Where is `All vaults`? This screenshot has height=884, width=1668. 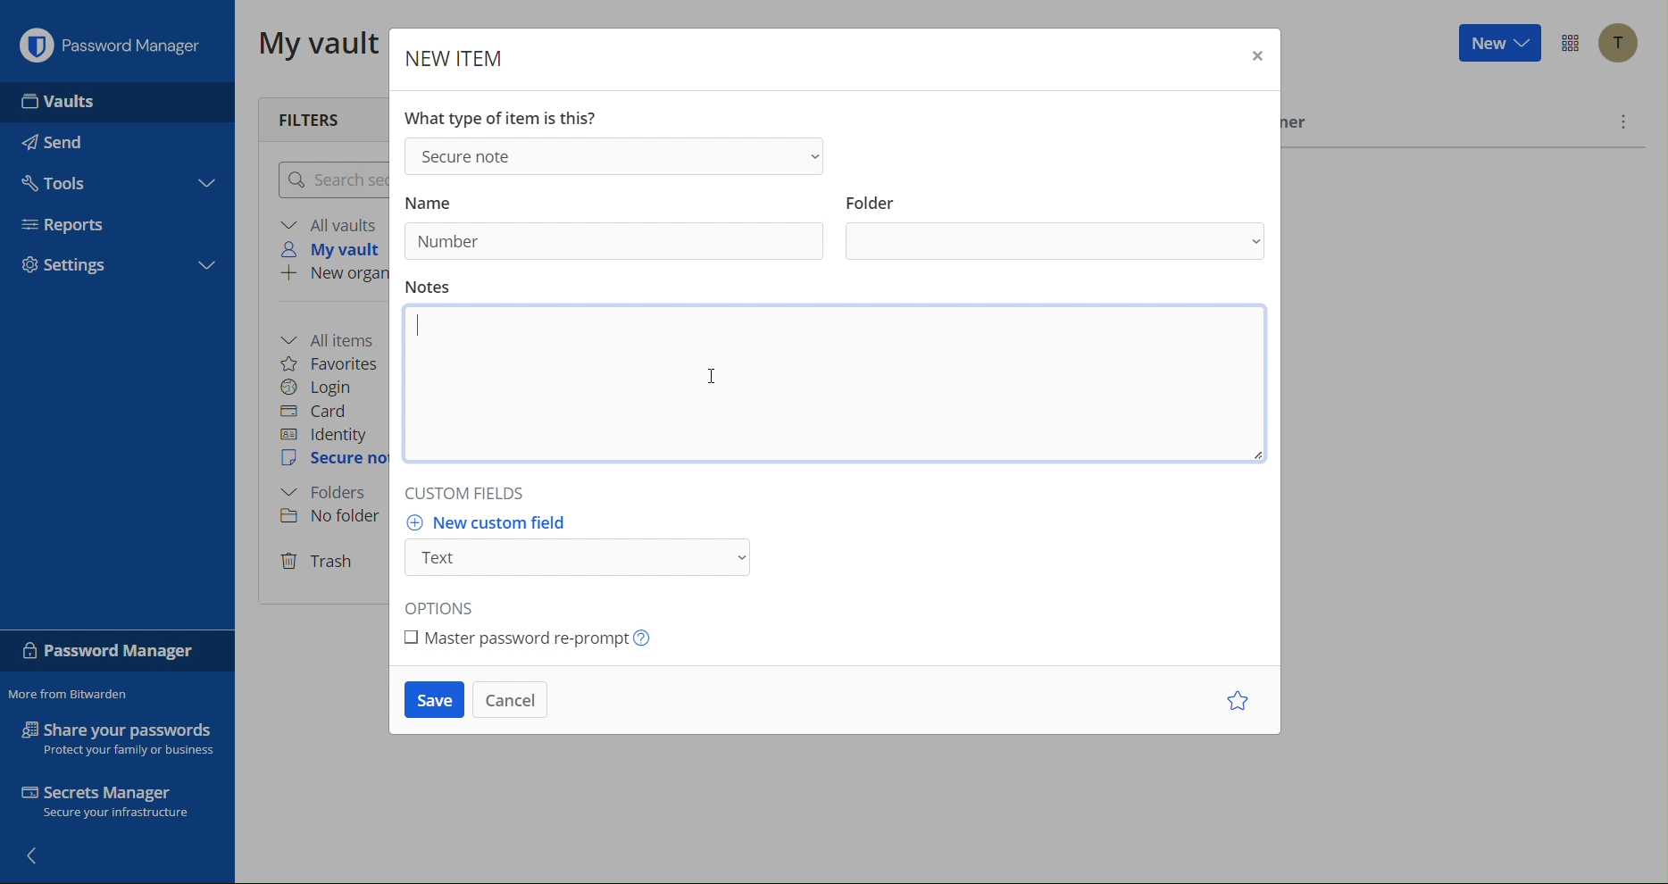
All vaults is located at coordinates (329, 224).